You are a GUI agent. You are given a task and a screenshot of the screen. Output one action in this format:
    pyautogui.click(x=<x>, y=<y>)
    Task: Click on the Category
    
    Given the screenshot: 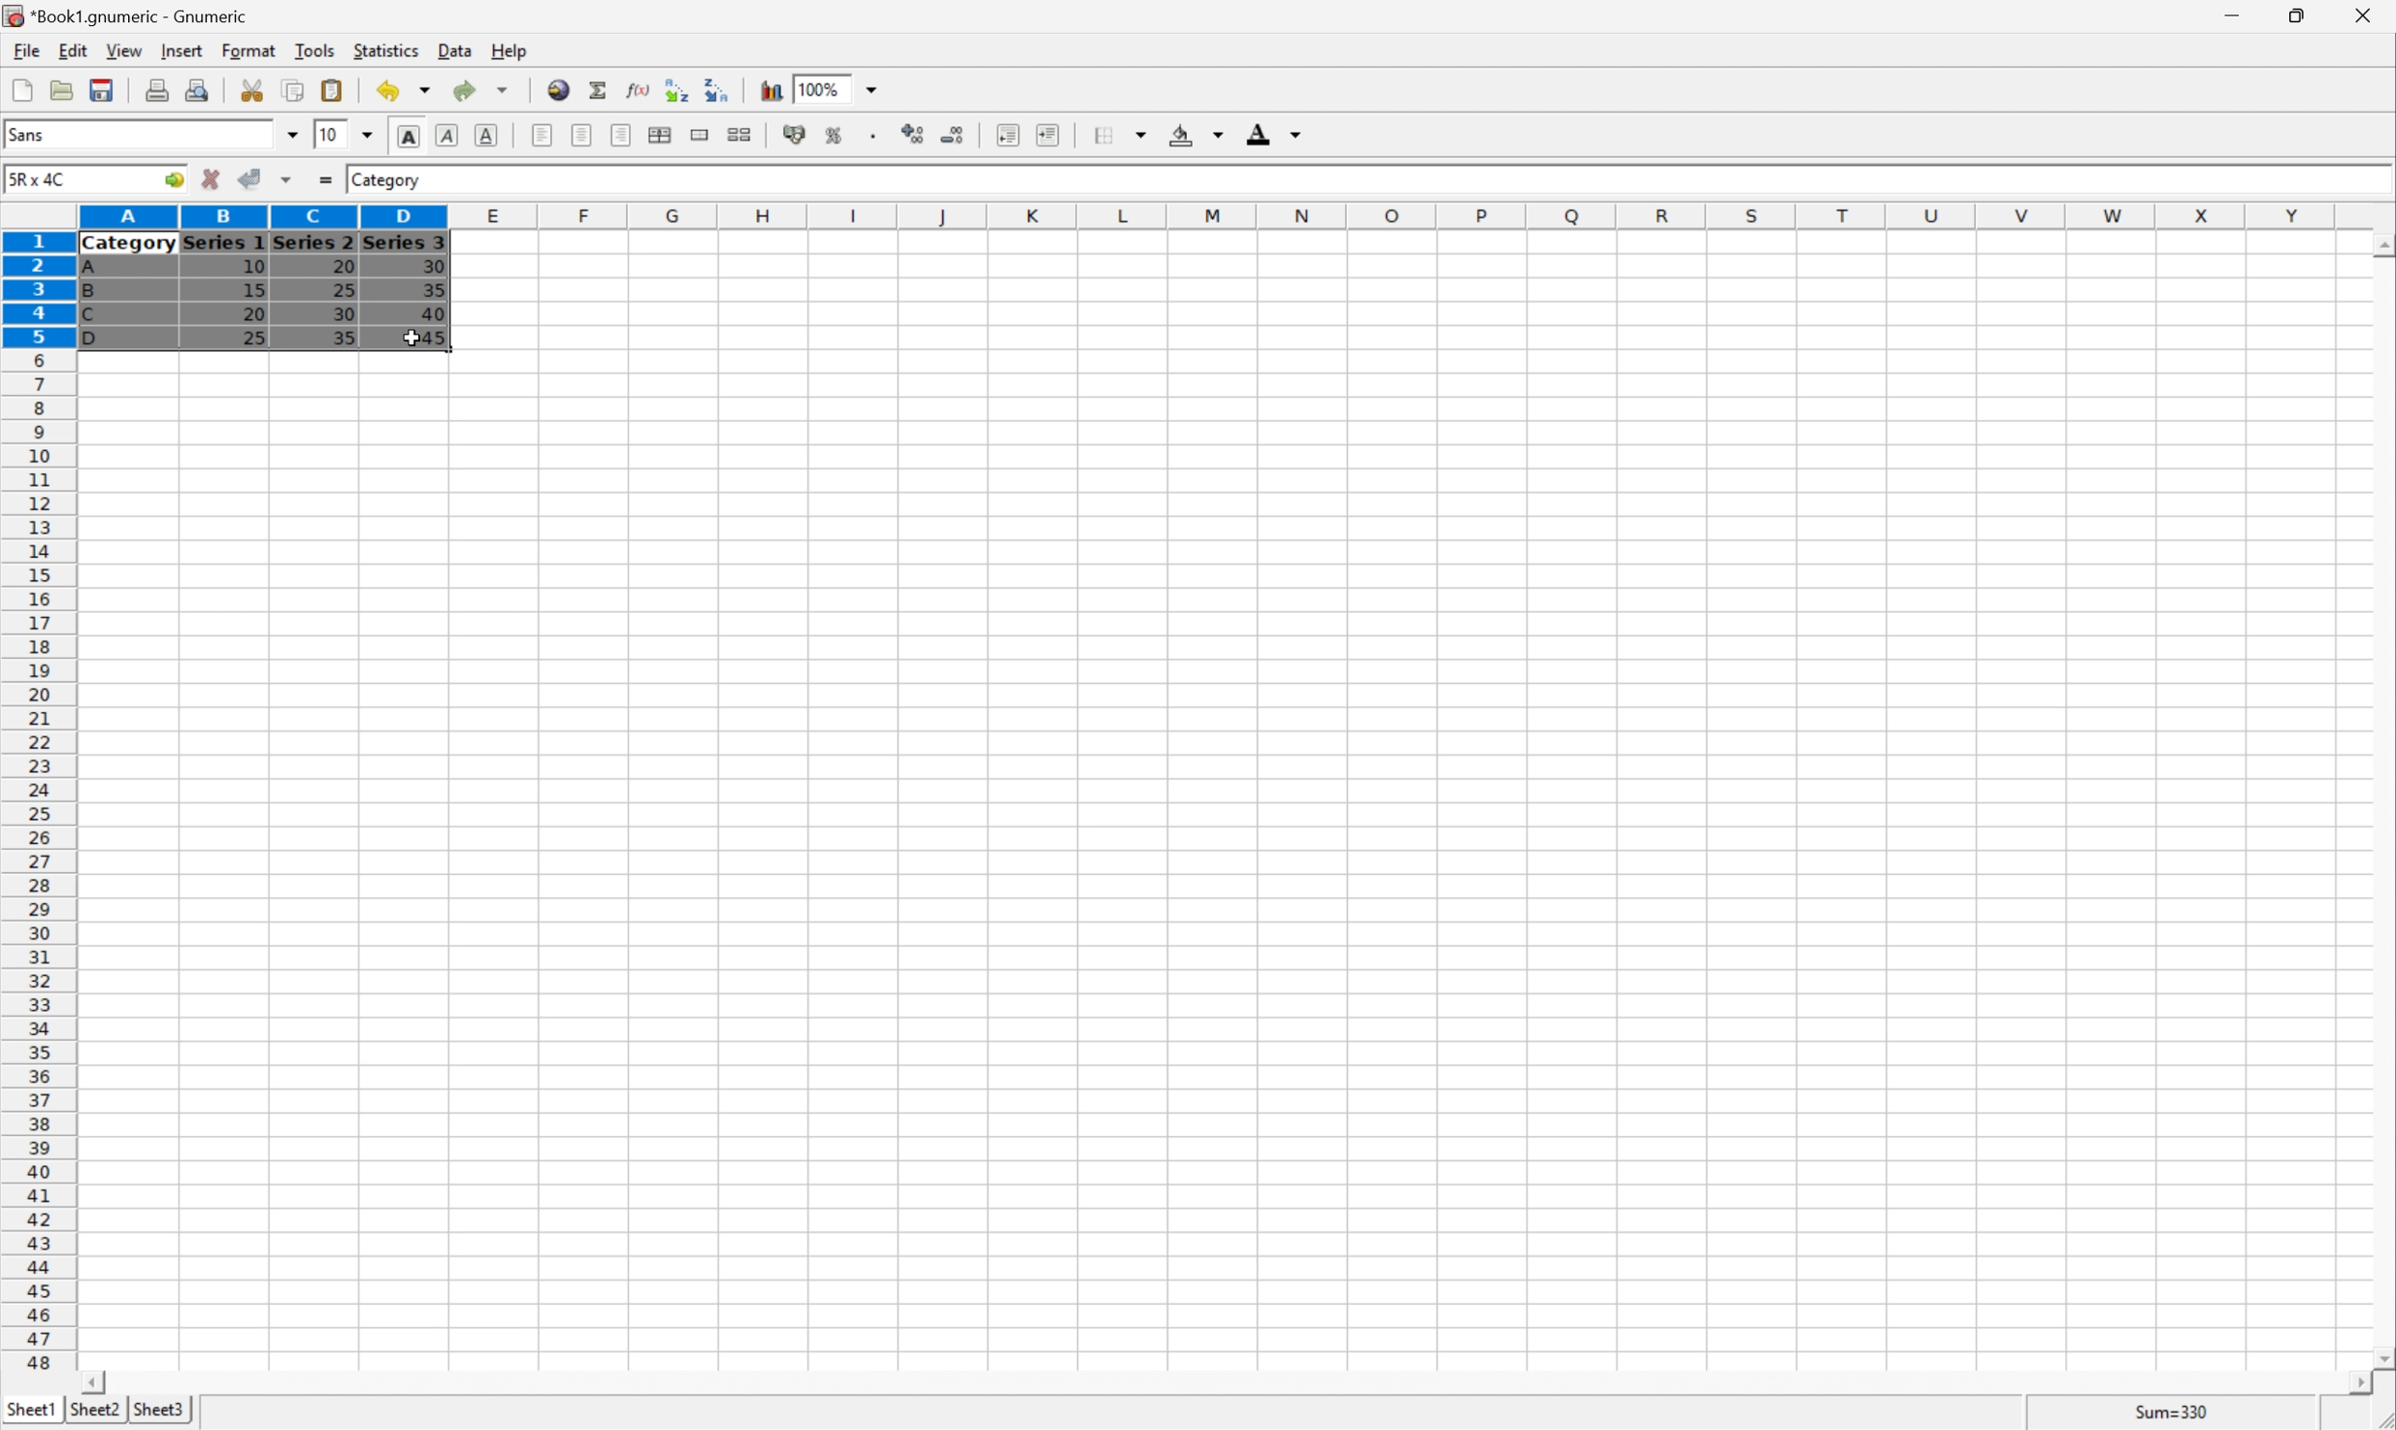 What is the action you would take?
    pyautogui.click(x=388, y=181)
    